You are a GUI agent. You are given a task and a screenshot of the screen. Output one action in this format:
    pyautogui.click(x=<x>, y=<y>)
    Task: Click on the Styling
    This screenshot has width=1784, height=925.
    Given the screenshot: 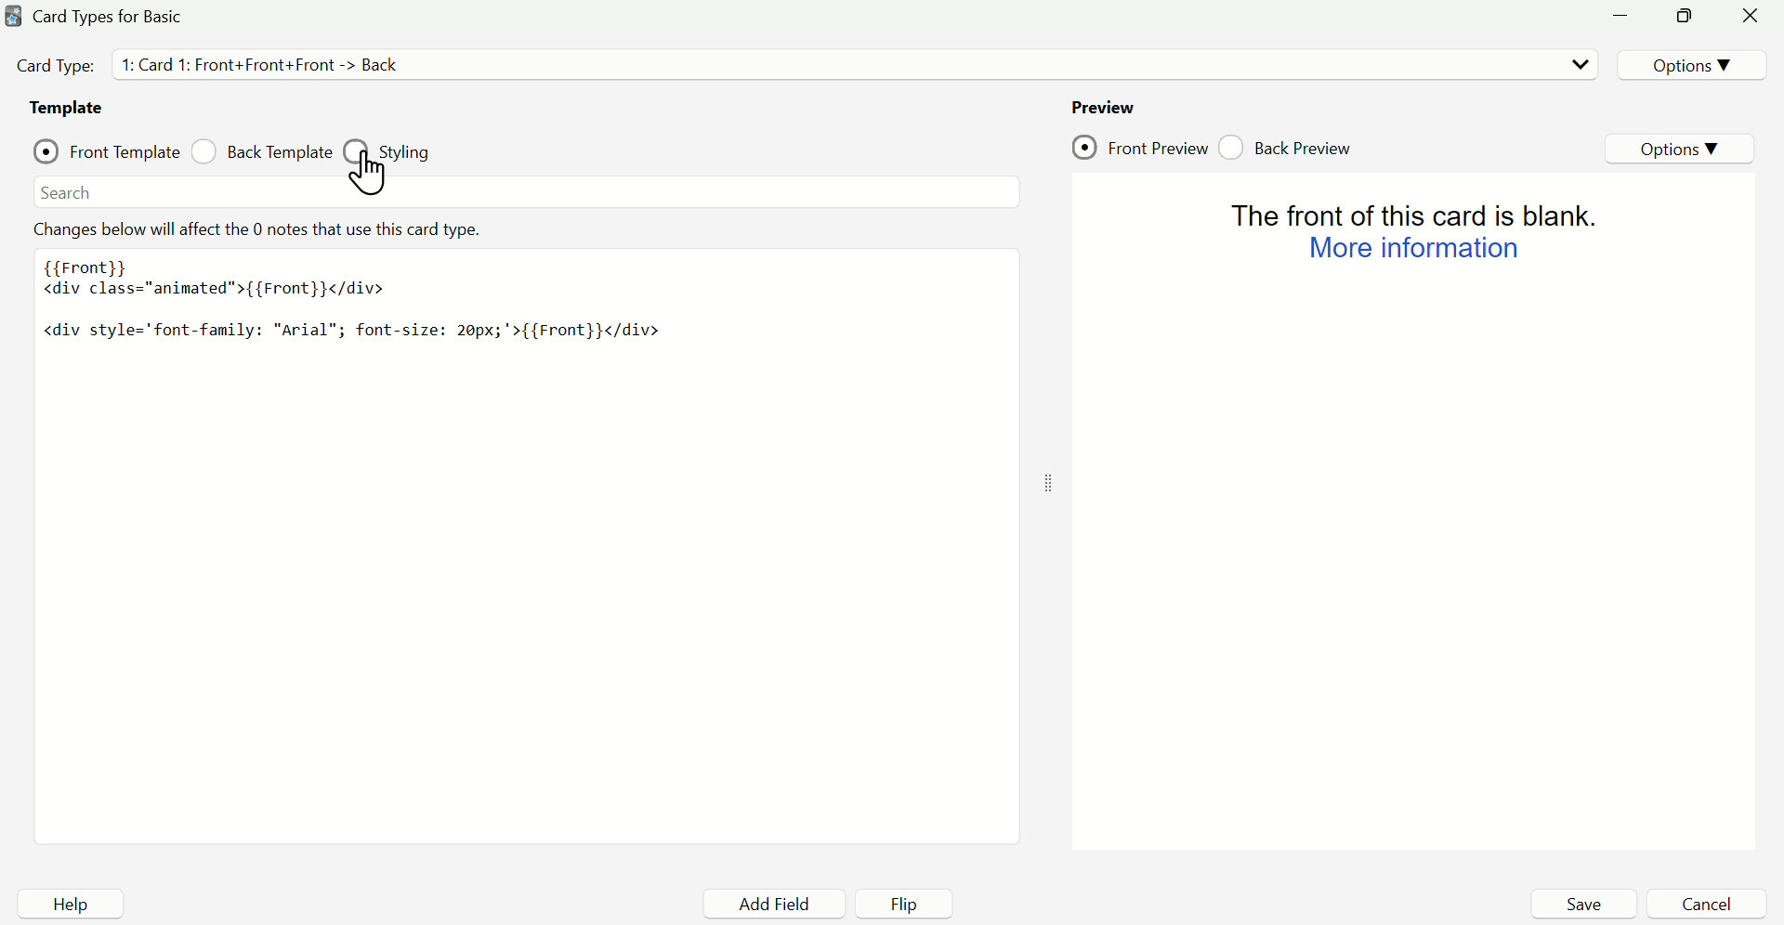 What is the action you would take?
    pyautogui.click(x=402, y=148)
    